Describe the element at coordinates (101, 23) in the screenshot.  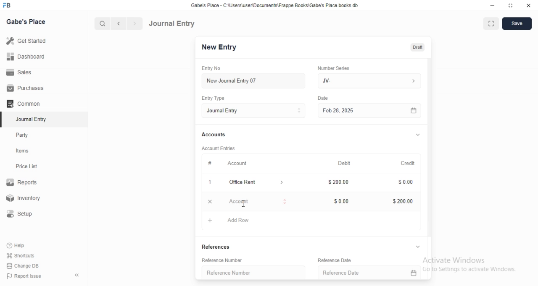
I see `search` at that location.